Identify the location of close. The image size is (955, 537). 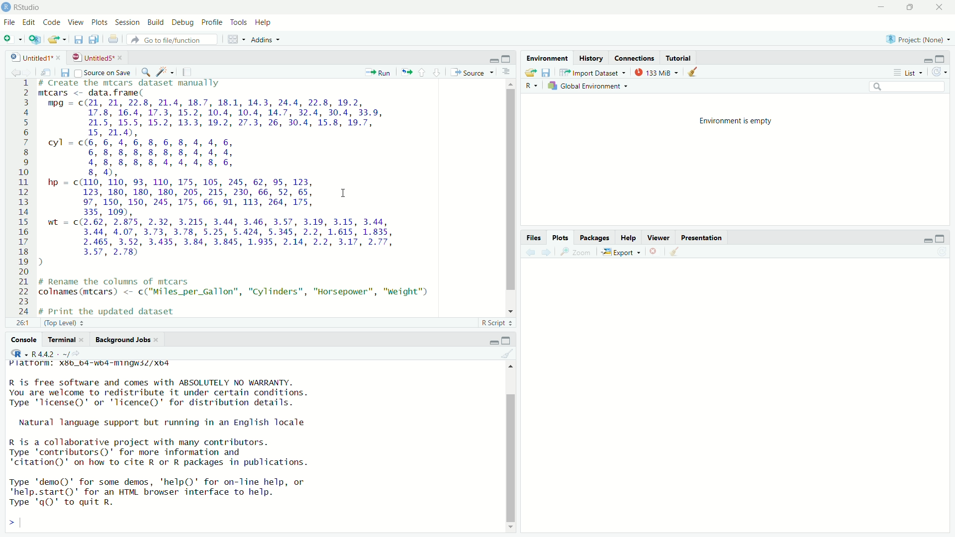
(654, 253).